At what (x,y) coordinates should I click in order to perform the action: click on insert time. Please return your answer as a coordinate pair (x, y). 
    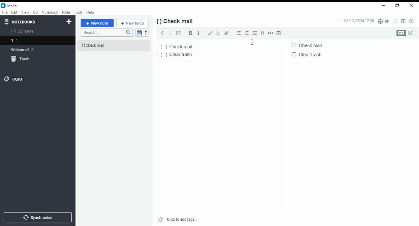
    Looking at the image, I should click on (279, 33).